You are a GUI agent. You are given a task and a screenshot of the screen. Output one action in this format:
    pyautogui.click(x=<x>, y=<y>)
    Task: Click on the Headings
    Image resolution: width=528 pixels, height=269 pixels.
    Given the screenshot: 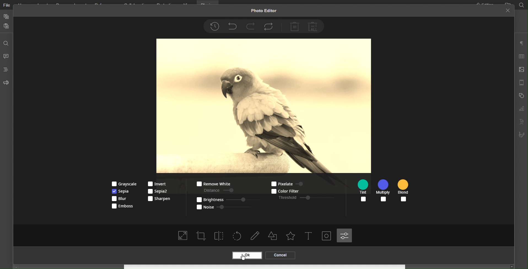 What is the action you would take?
    pyautogui.click(x=6, y=69)
    